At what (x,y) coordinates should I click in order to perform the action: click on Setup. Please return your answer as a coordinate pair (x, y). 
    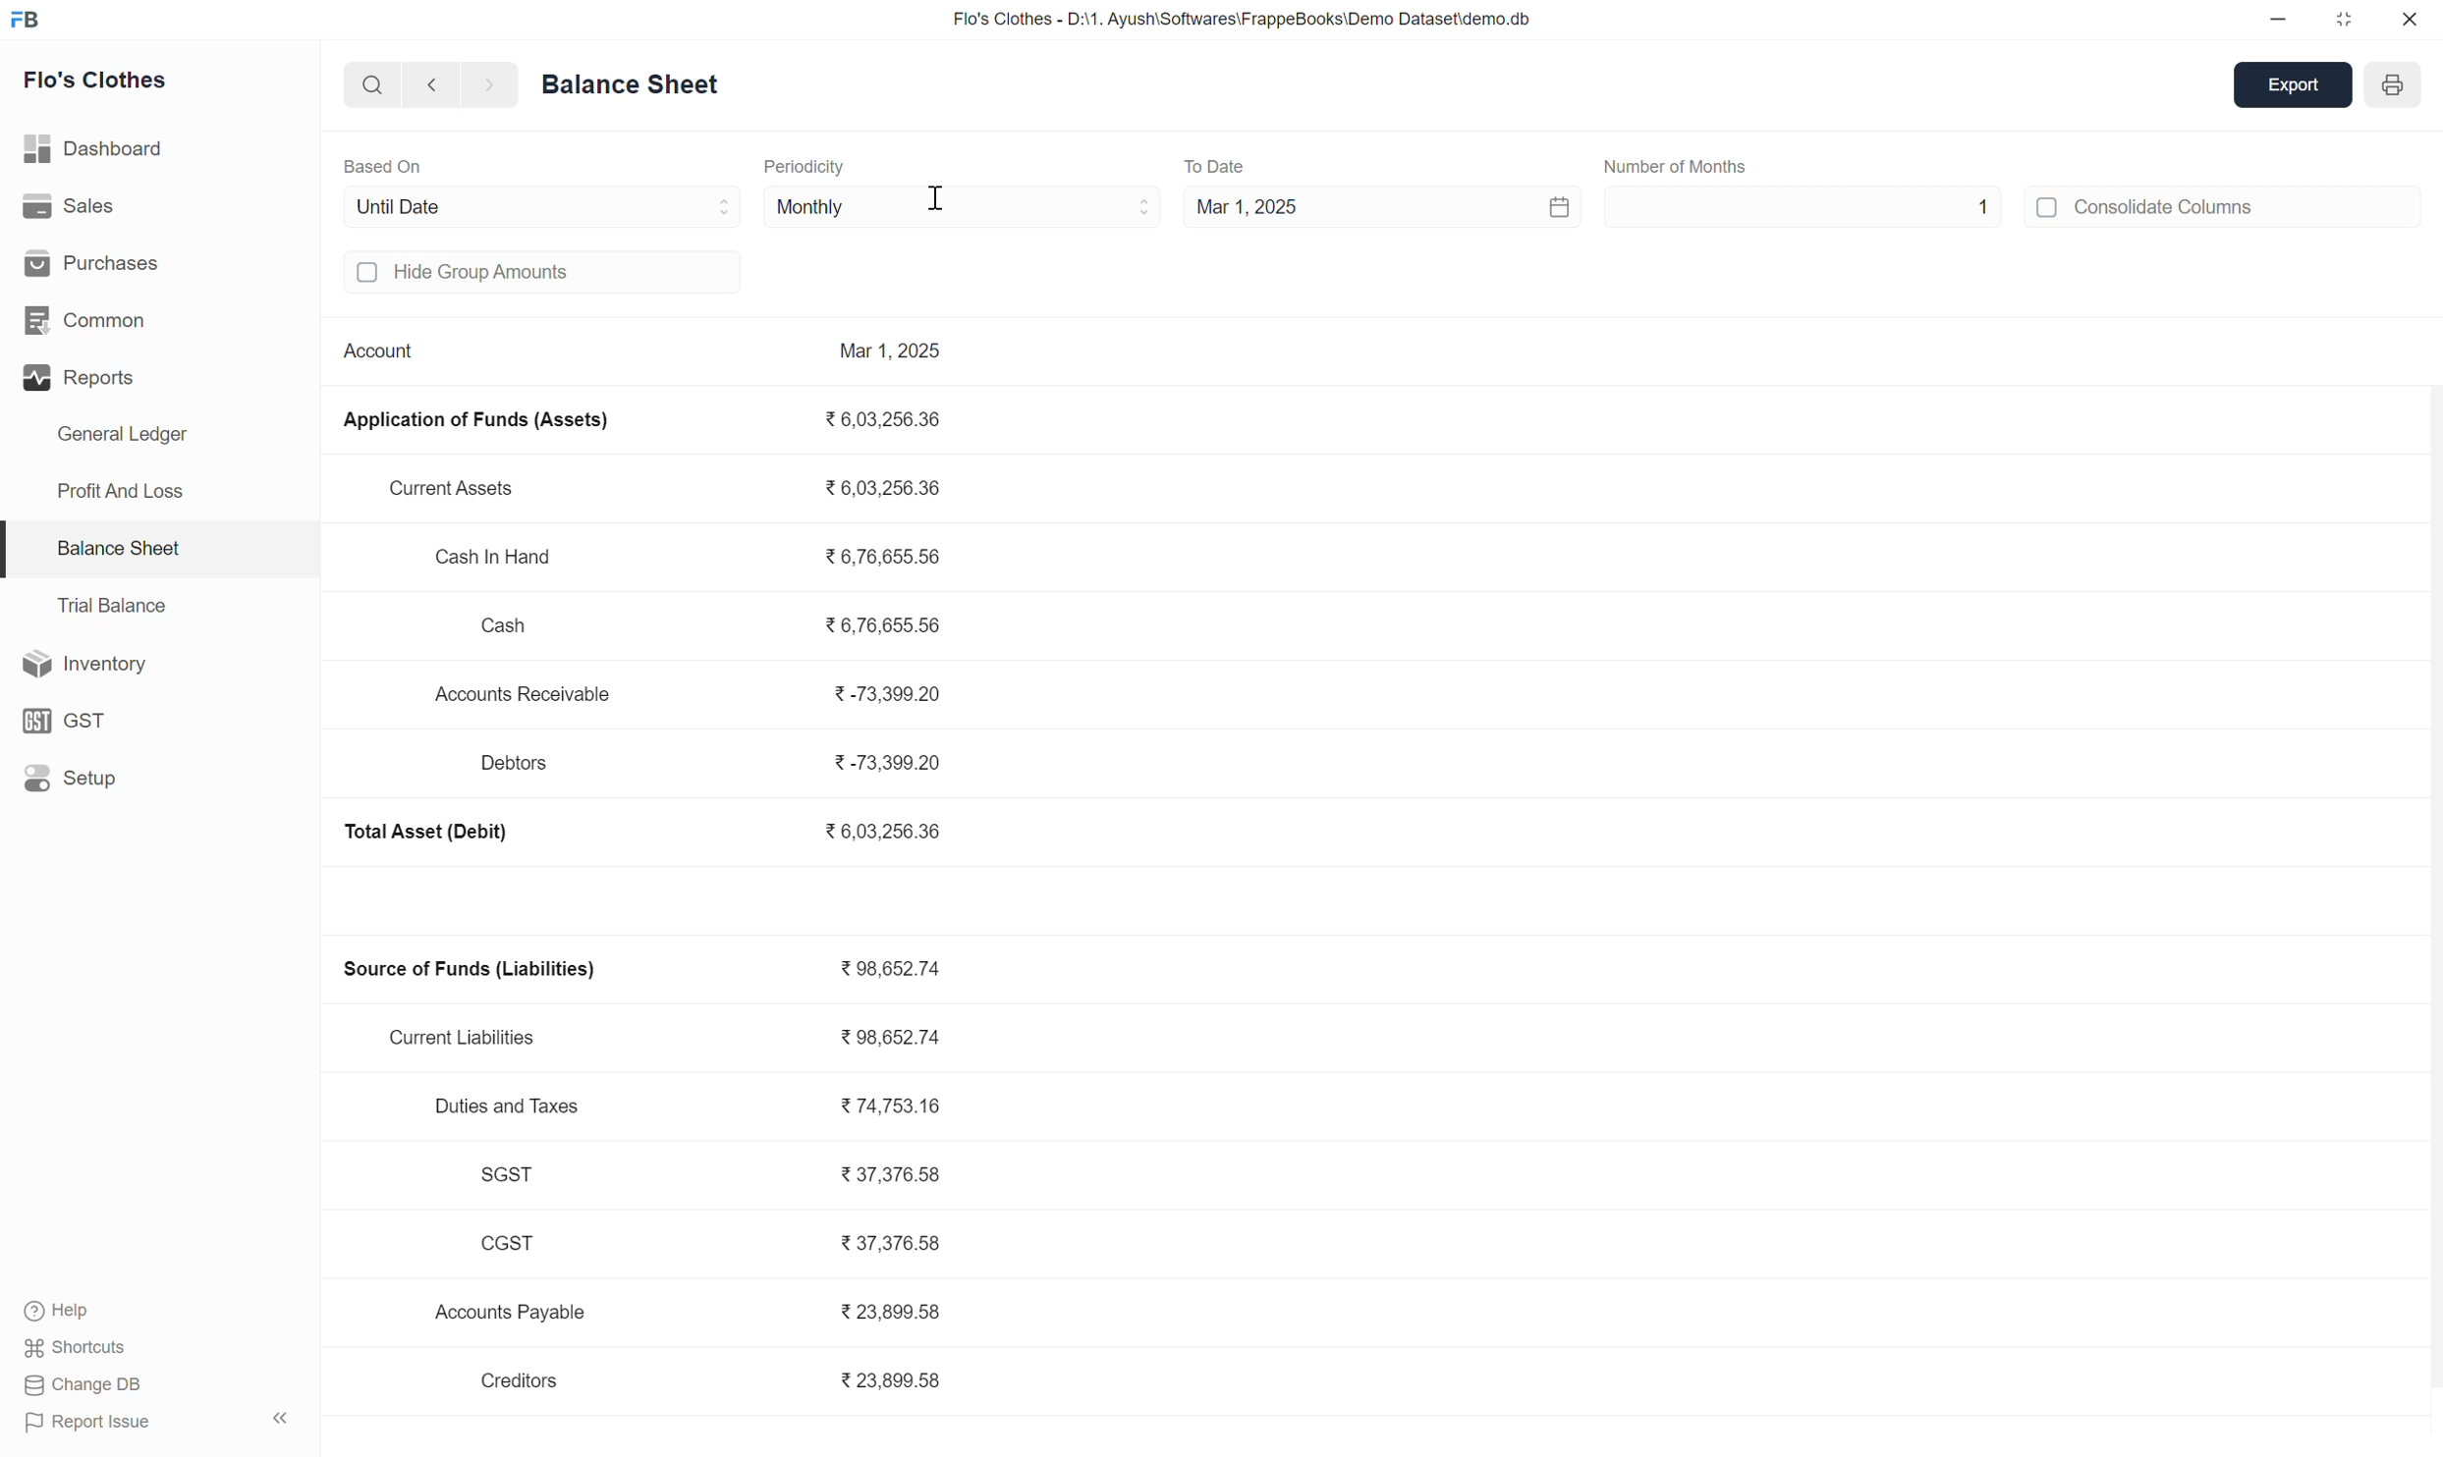
    Looking at the image, I should click on (79, 778).